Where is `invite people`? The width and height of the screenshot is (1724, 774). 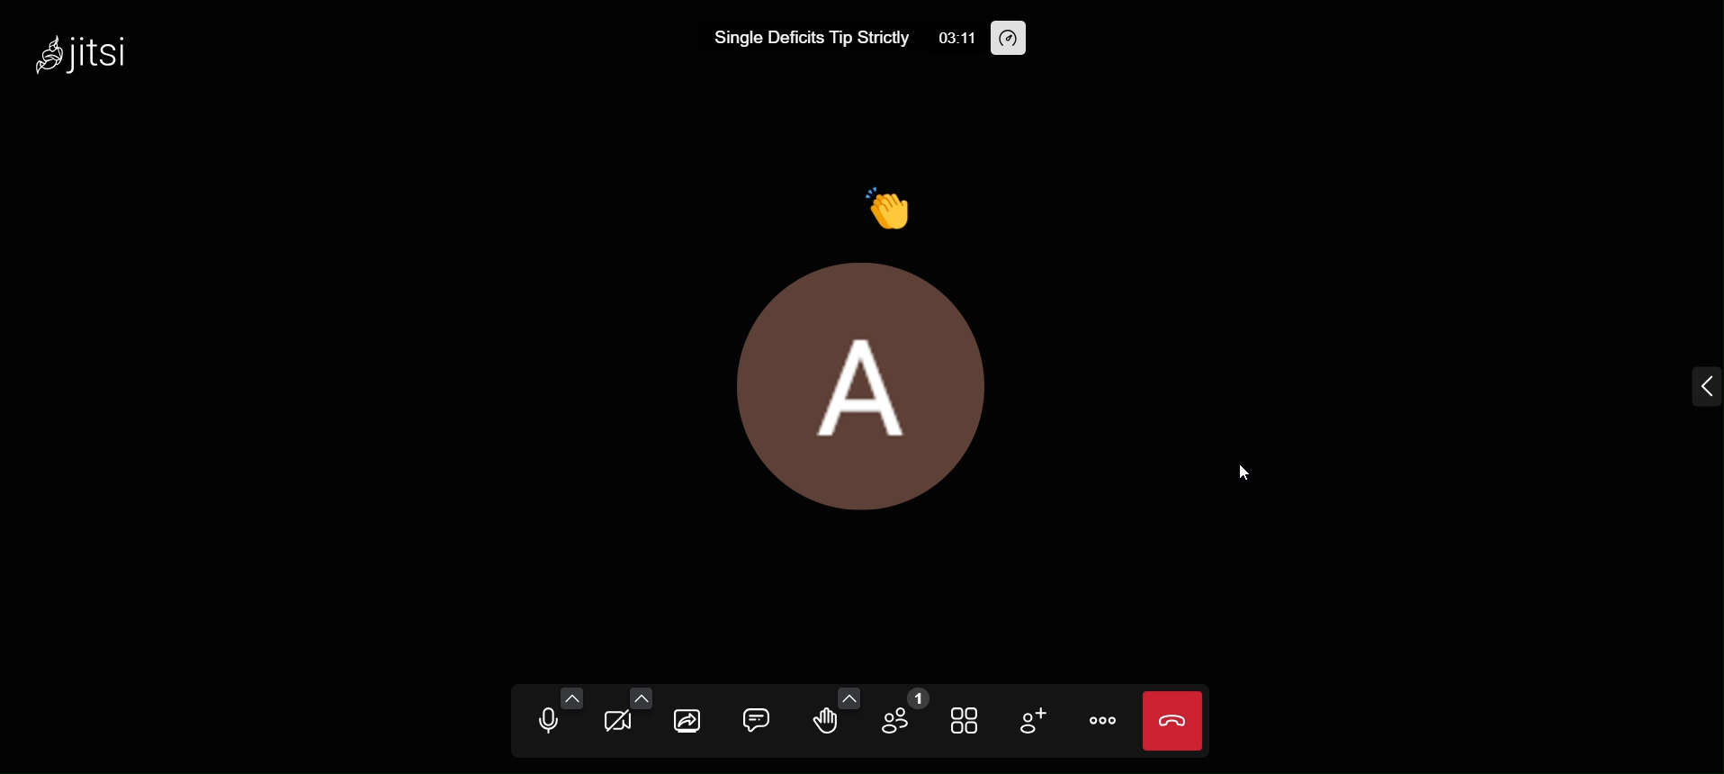 invite people is located at coordinates (1032, 721).